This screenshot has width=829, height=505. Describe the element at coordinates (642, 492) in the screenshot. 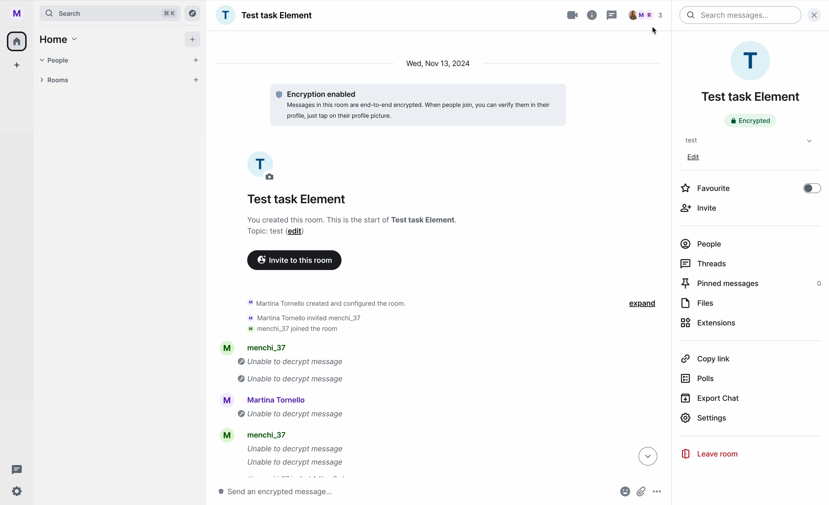

I see `attach file` at that location.